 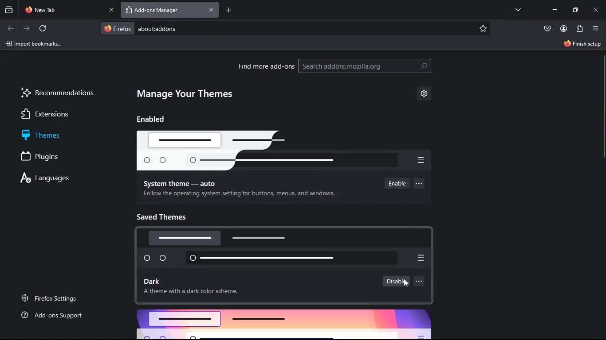 I want to click on description, so click(x=195, y=294).